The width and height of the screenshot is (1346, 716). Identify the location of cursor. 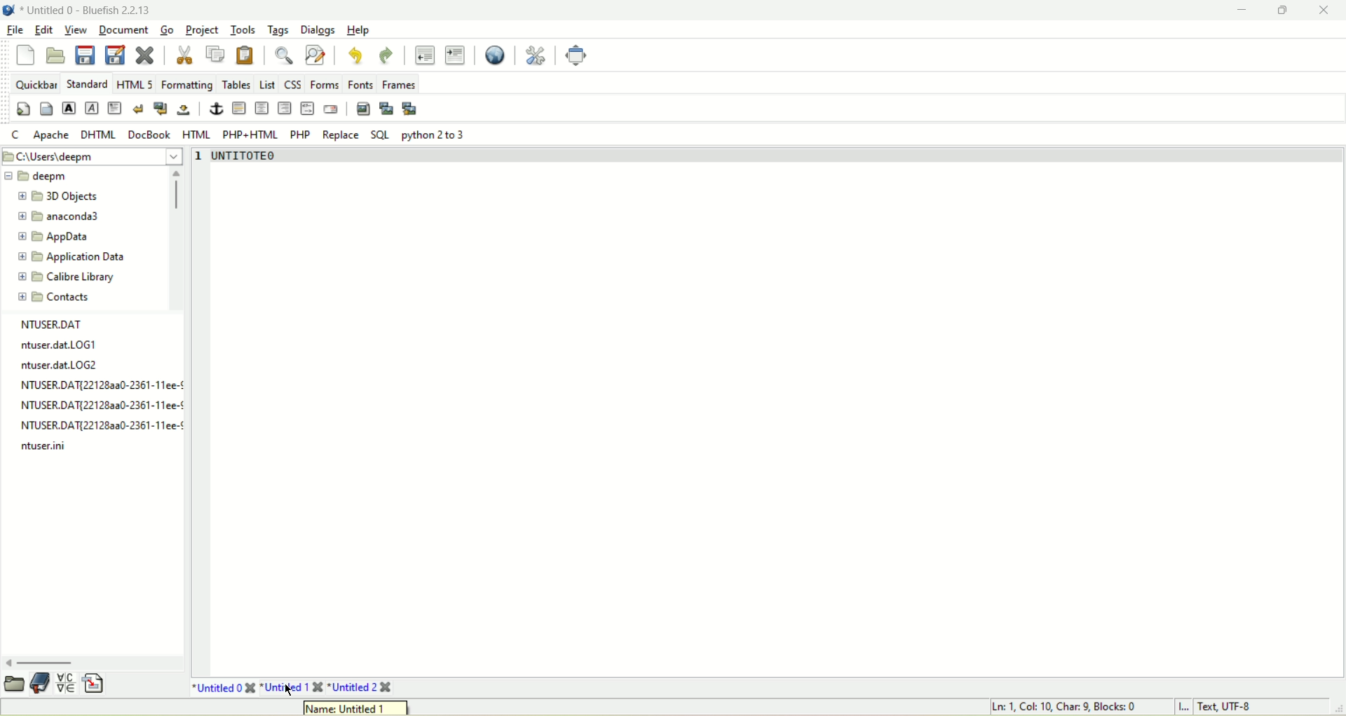
(288, 691).